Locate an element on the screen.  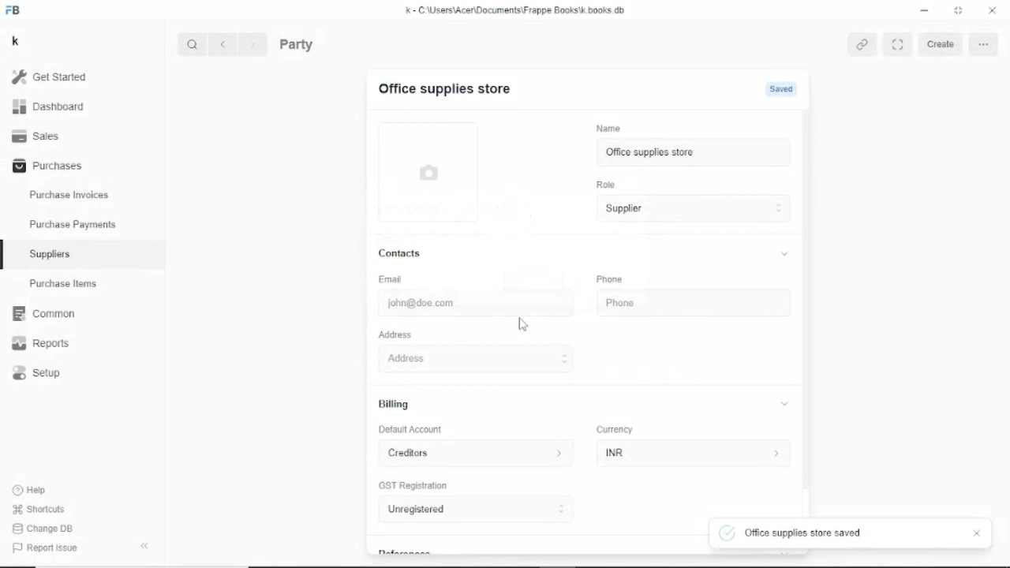
Phone is located at coordinates (682, 305).